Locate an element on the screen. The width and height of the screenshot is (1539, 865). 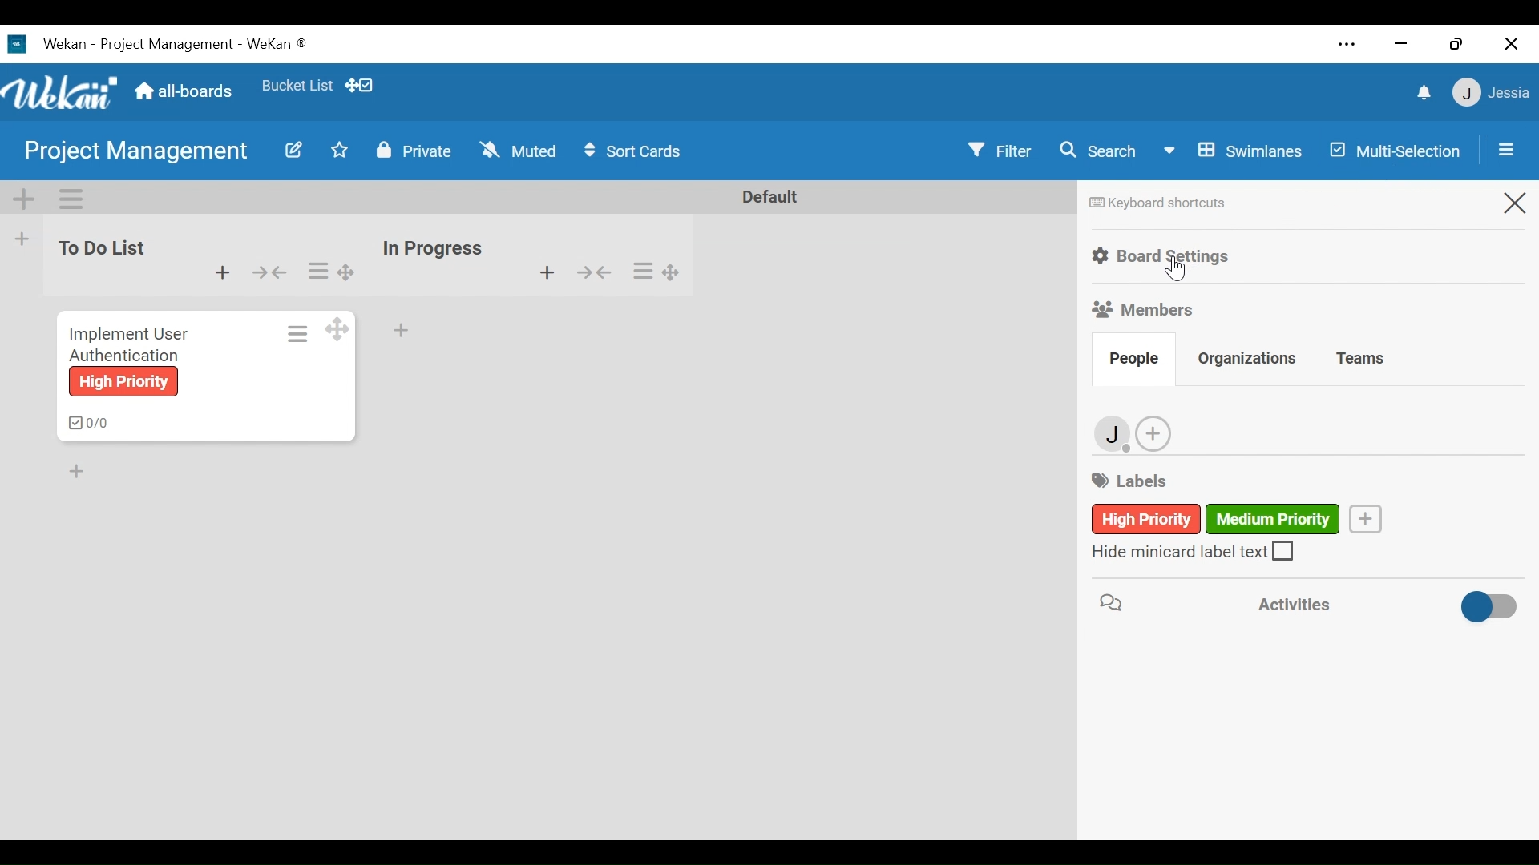
List Name is located at coordinates (99, 247).